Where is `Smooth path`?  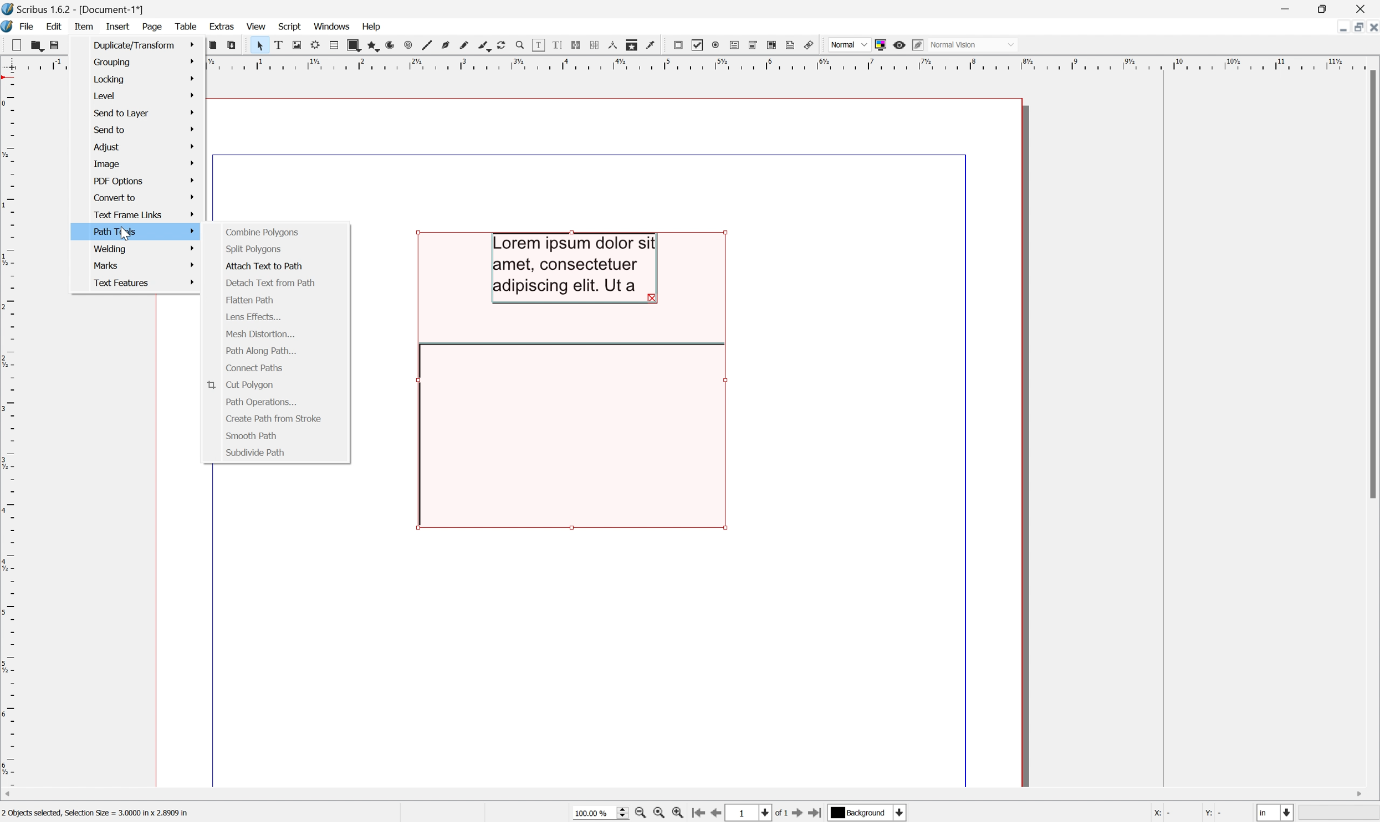 Smooth path is located at coordinates (252, 436).